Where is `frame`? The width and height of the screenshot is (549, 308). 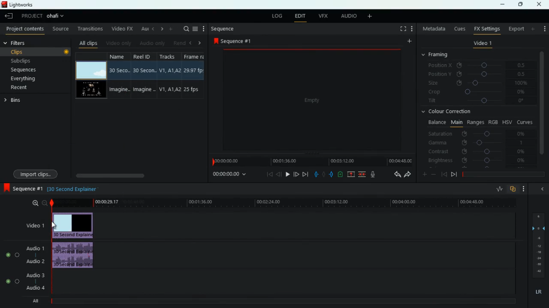
frame is located at coordinates (196, 56).